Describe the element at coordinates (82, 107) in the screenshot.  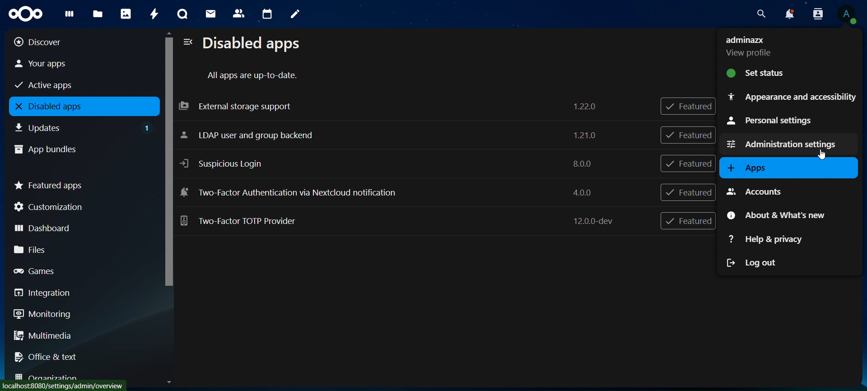
I see `disabled apps` at that location.